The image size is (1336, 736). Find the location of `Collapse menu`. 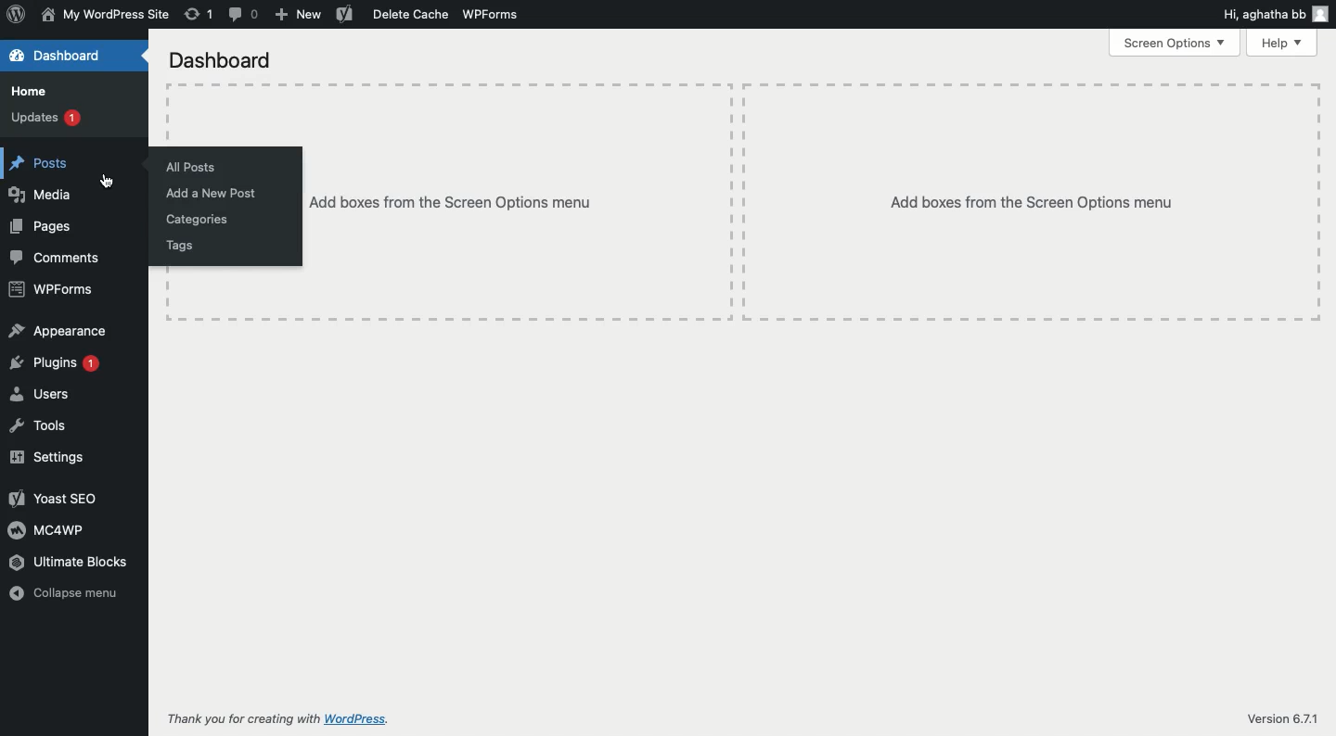

Collapse menu is located at coordinates (69, 593).